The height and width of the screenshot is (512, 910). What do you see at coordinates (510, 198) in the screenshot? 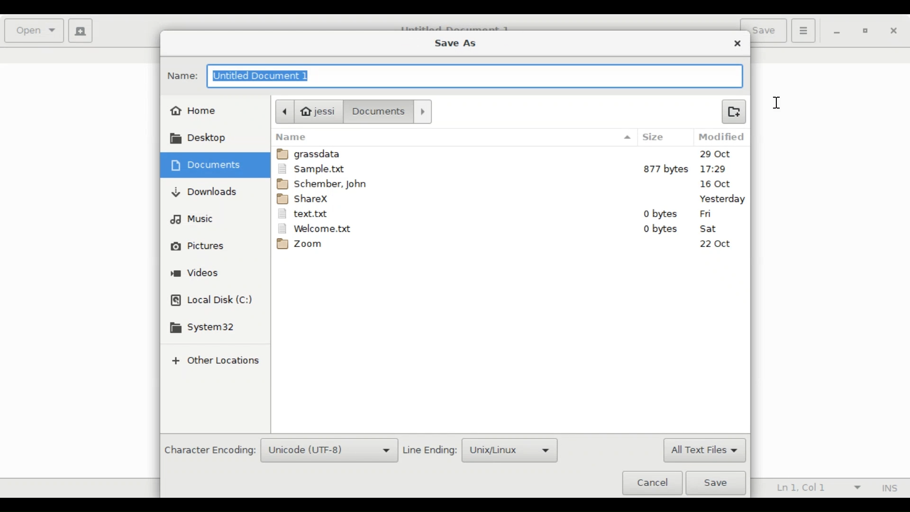
I see `ShareX Yesterday` at bounding box center [510, 198].